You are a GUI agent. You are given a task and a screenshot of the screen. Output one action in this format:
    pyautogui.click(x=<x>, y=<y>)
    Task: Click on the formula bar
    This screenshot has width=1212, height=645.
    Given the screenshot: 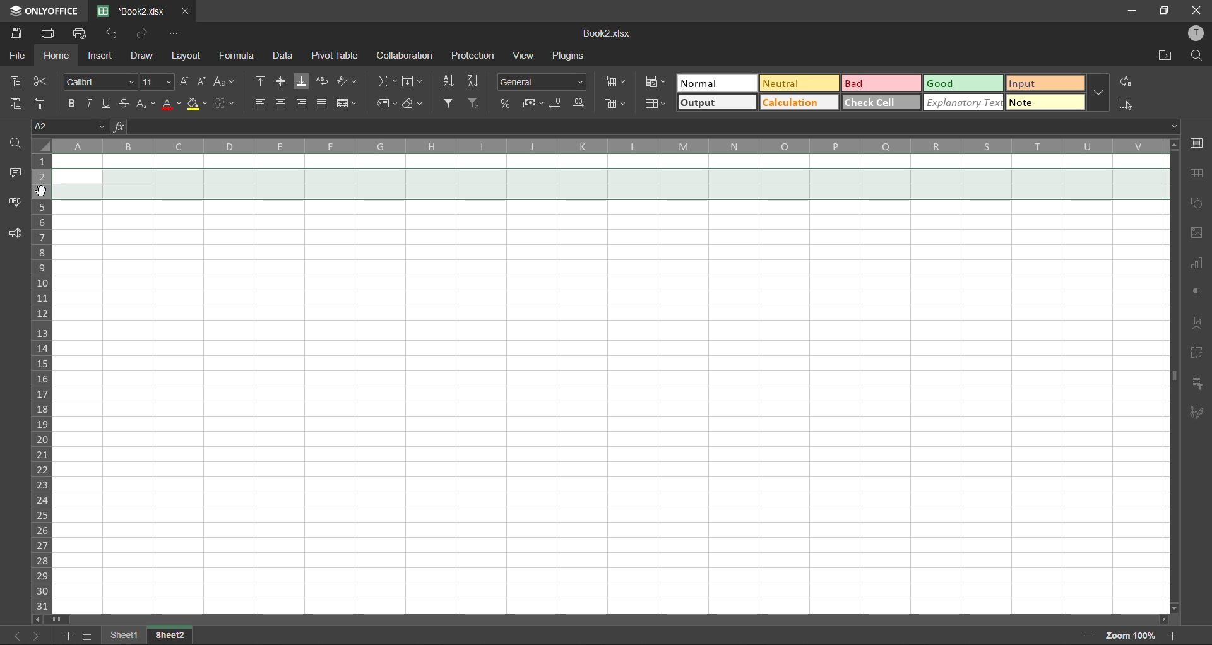 What is the action you would take?
    pyautogui.click(x=651, y=128)
    